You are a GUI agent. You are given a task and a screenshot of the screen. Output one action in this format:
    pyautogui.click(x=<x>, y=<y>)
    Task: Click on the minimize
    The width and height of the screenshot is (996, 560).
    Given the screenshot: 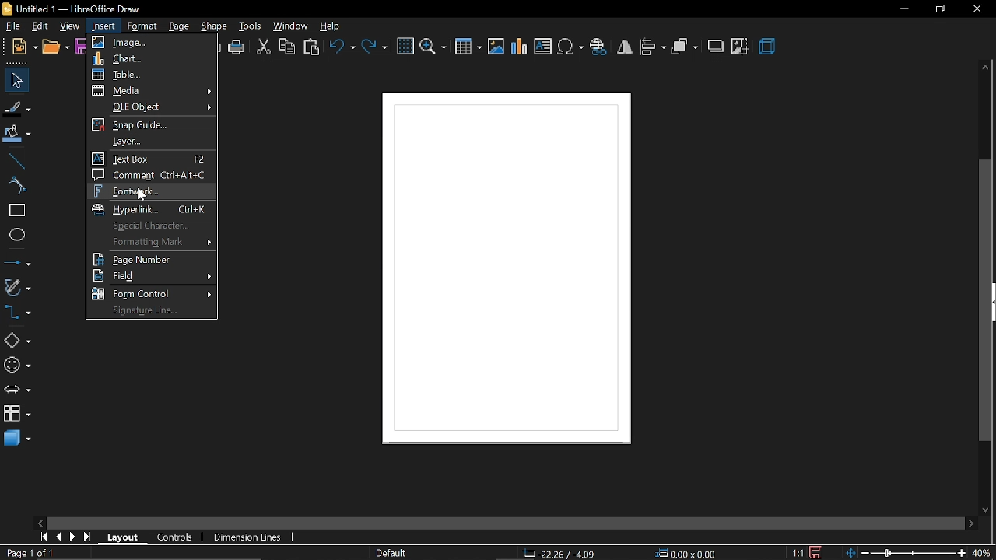 What is the action you would take?
    pyautogui.click(x=904, y=9)
    